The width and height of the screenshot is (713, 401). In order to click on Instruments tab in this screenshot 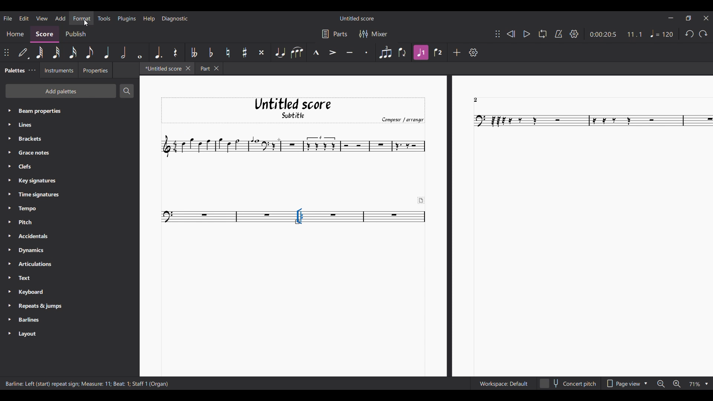, I will do `click(59, 70)`.